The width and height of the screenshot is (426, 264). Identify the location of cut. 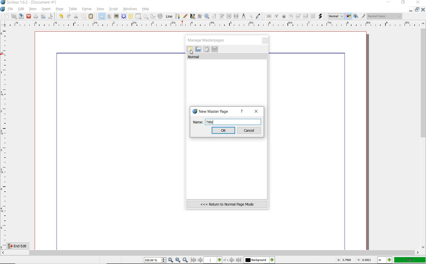
(76, 16).